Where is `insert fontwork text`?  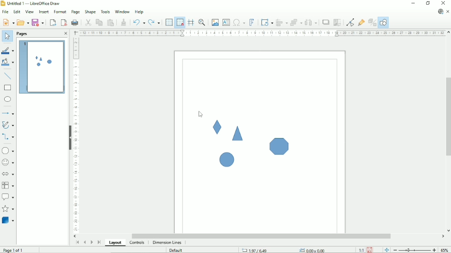 insert fontwork text is located at coordinates (252, 22).